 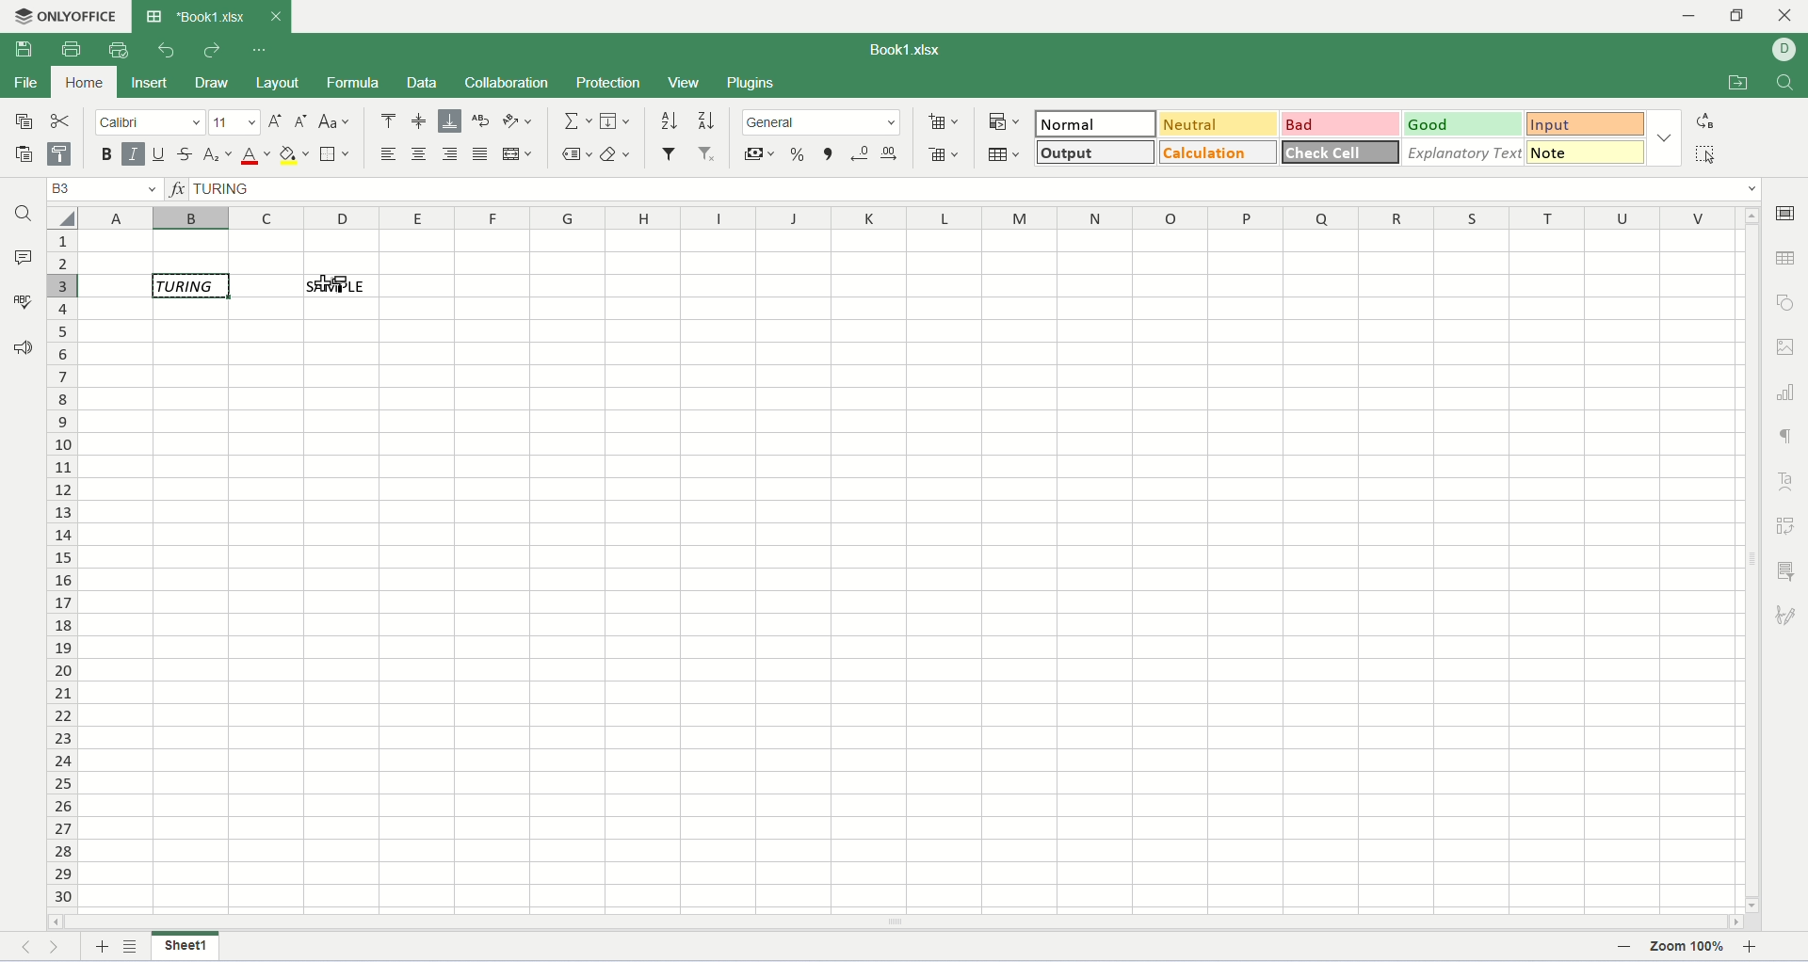 I want to click on protection, so click(x=609, y=83).